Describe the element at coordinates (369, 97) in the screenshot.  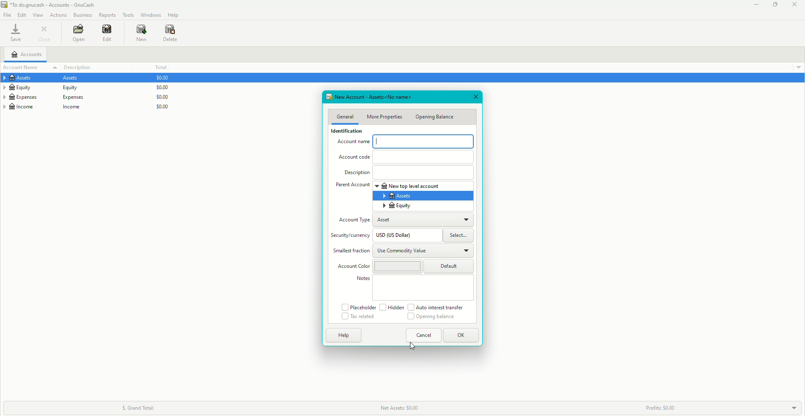
I see `New Account` at that location.